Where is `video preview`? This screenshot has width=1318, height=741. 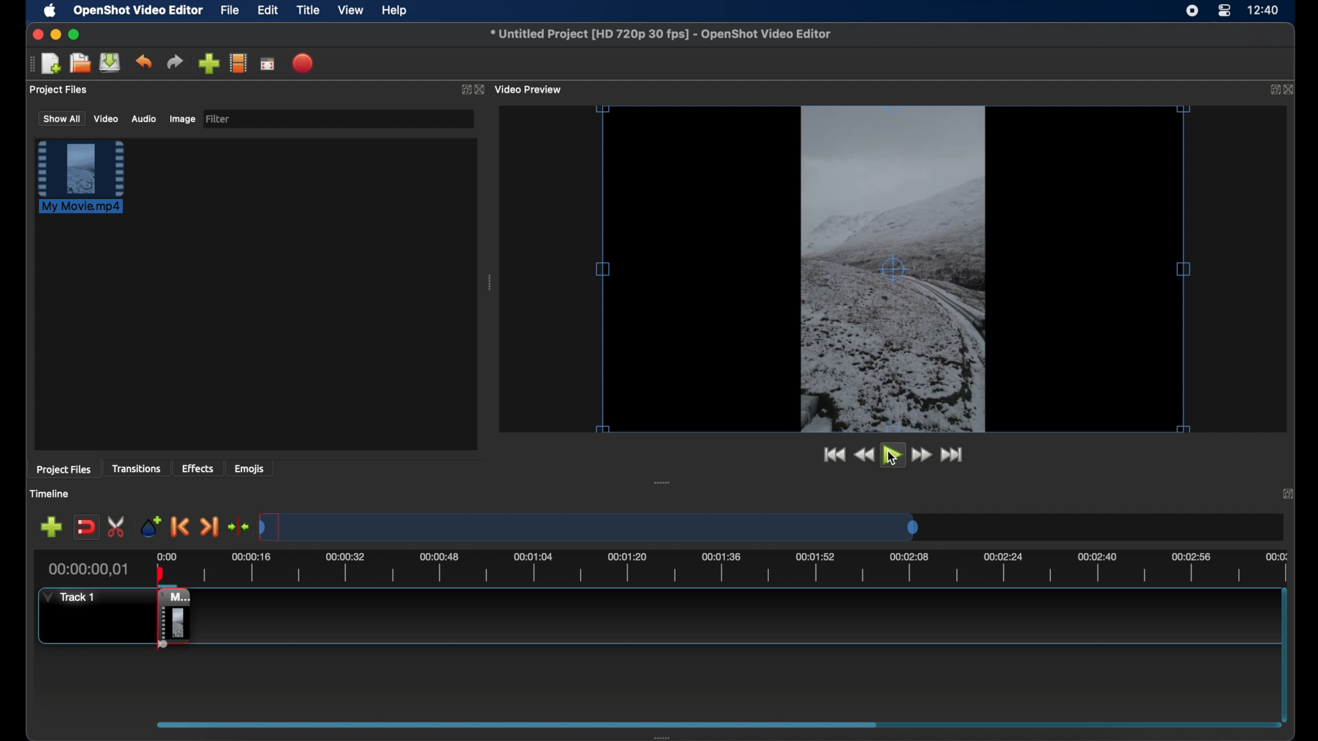 video preview is located at coordinates (530, 90).